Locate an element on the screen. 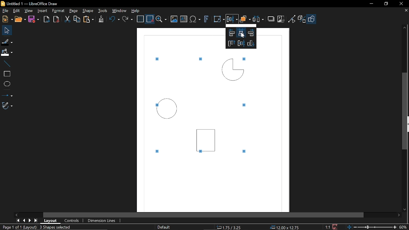  Controls is located at coordinates (72, 220).